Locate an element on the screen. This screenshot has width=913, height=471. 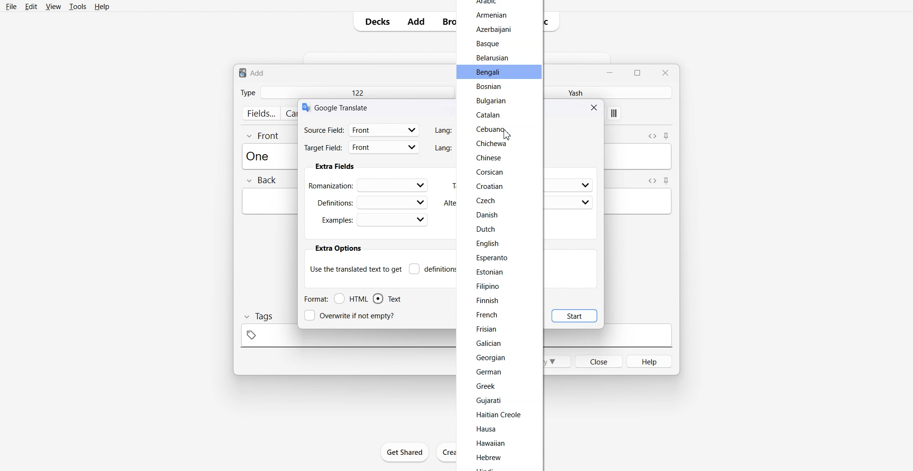
Chinese is located at coordinates (491, 159).